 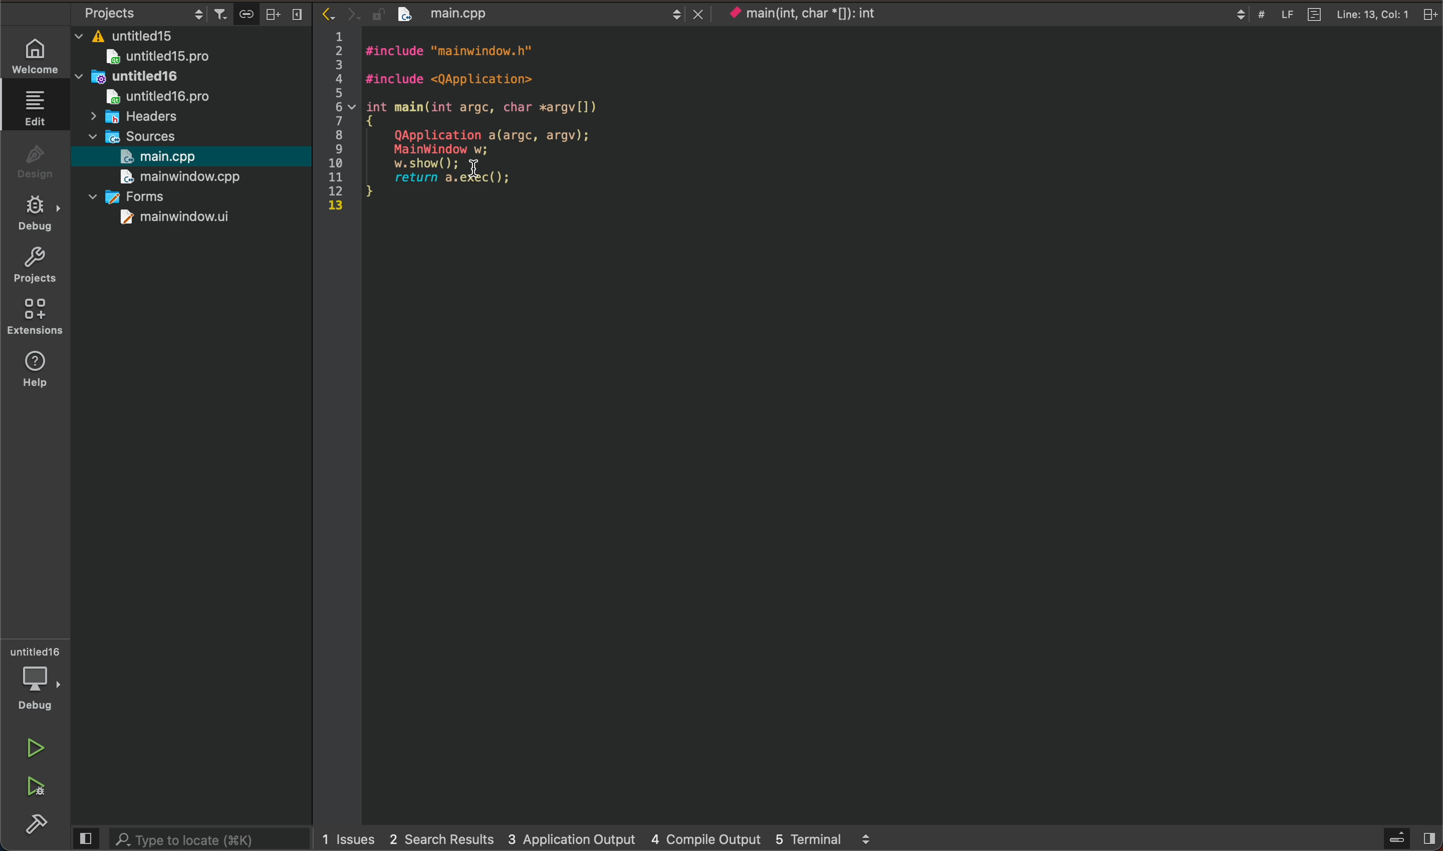 I want to click on current context, so click(x=818, y=15).